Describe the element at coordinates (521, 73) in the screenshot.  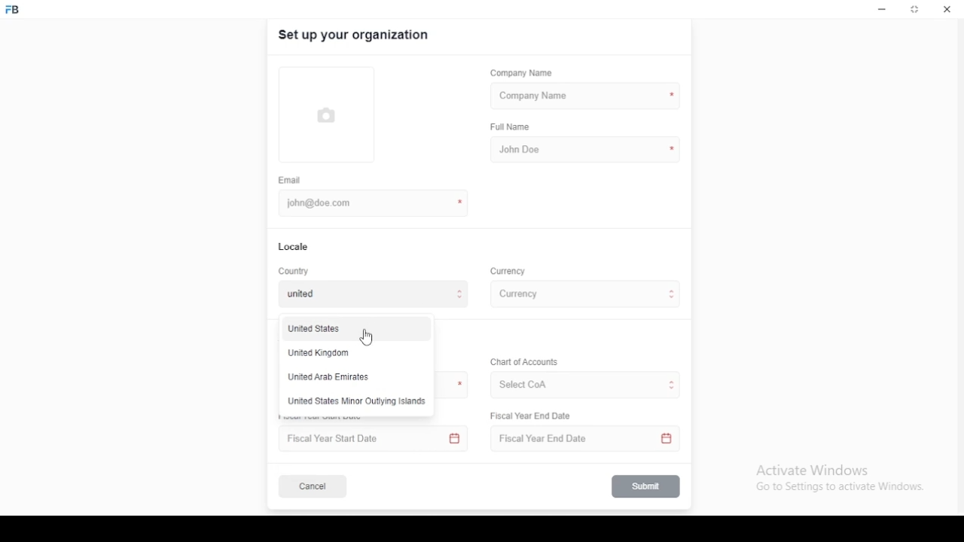
I see `company name` at that location.